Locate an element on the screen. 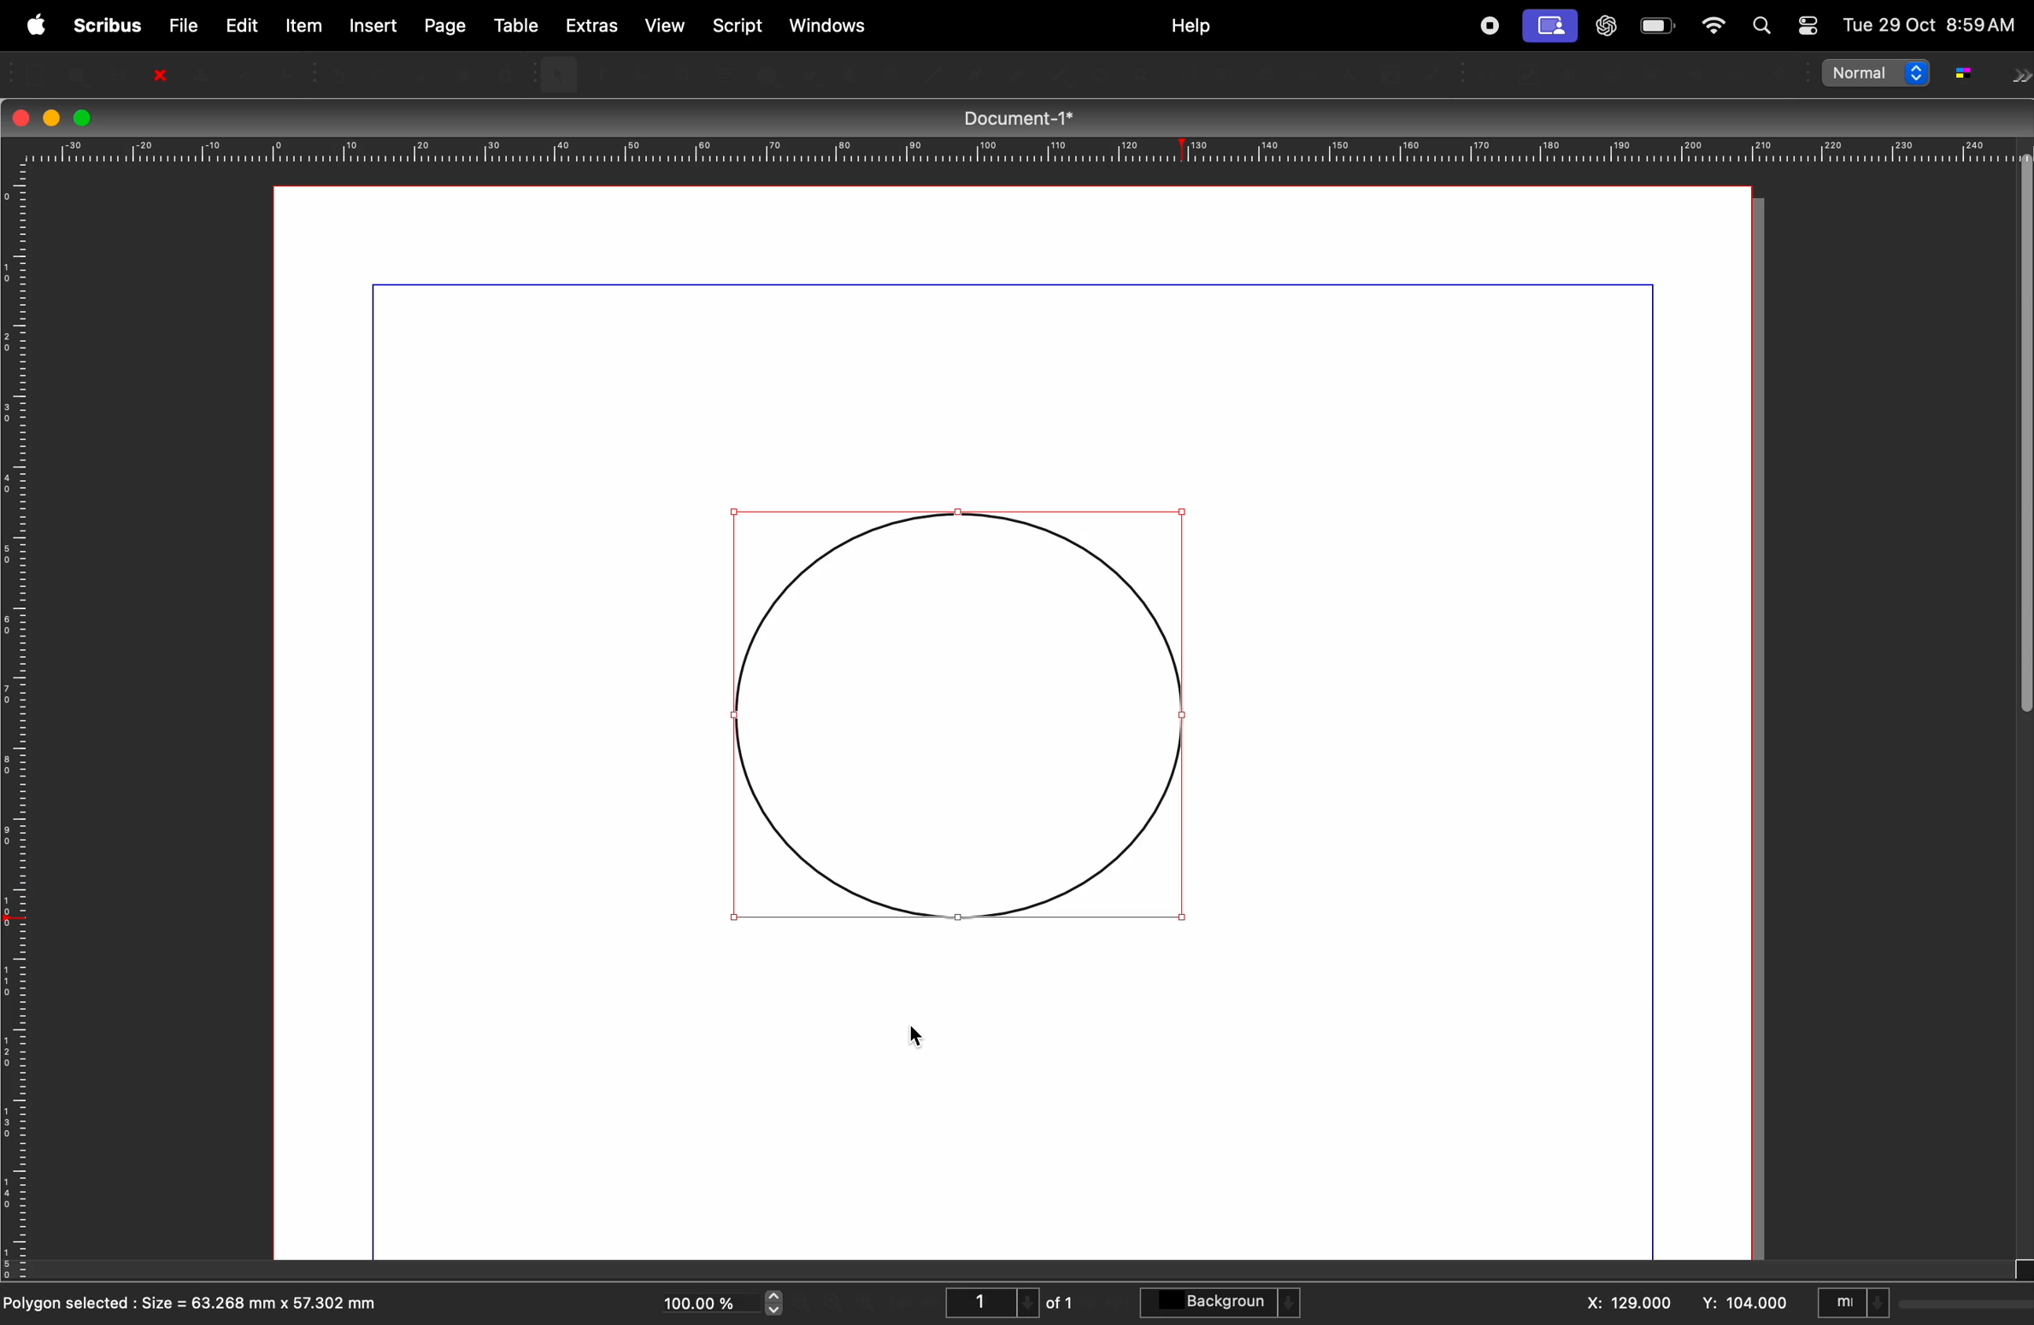 The width and height of the screenshot is (2034, 1325). Copy is located at coordinates (467, 73).